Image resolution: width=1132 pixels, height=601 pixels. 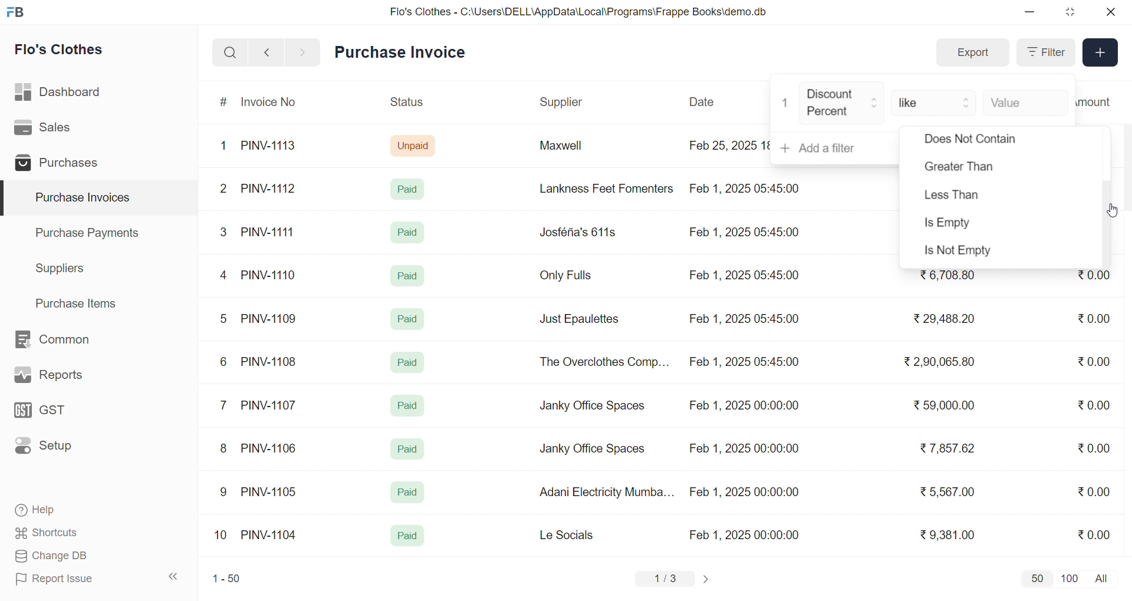 I want to click on 9, so click(x=224, y=492).